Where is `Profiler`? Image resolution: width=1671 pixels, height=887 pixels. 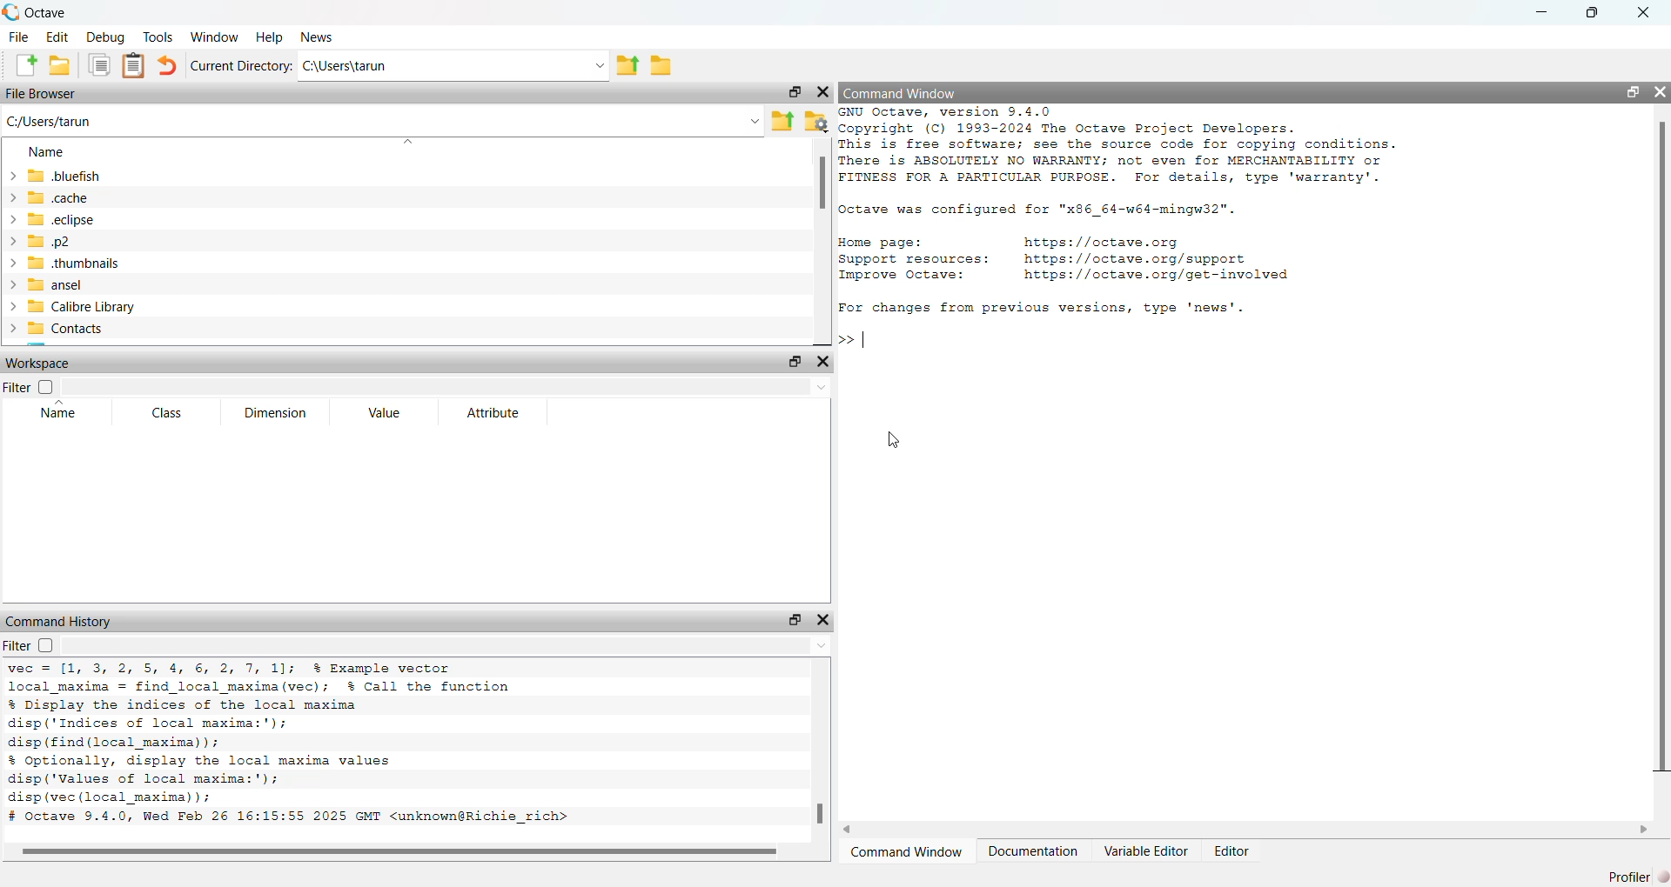 Profiler is located at coordinates (1630, 876).